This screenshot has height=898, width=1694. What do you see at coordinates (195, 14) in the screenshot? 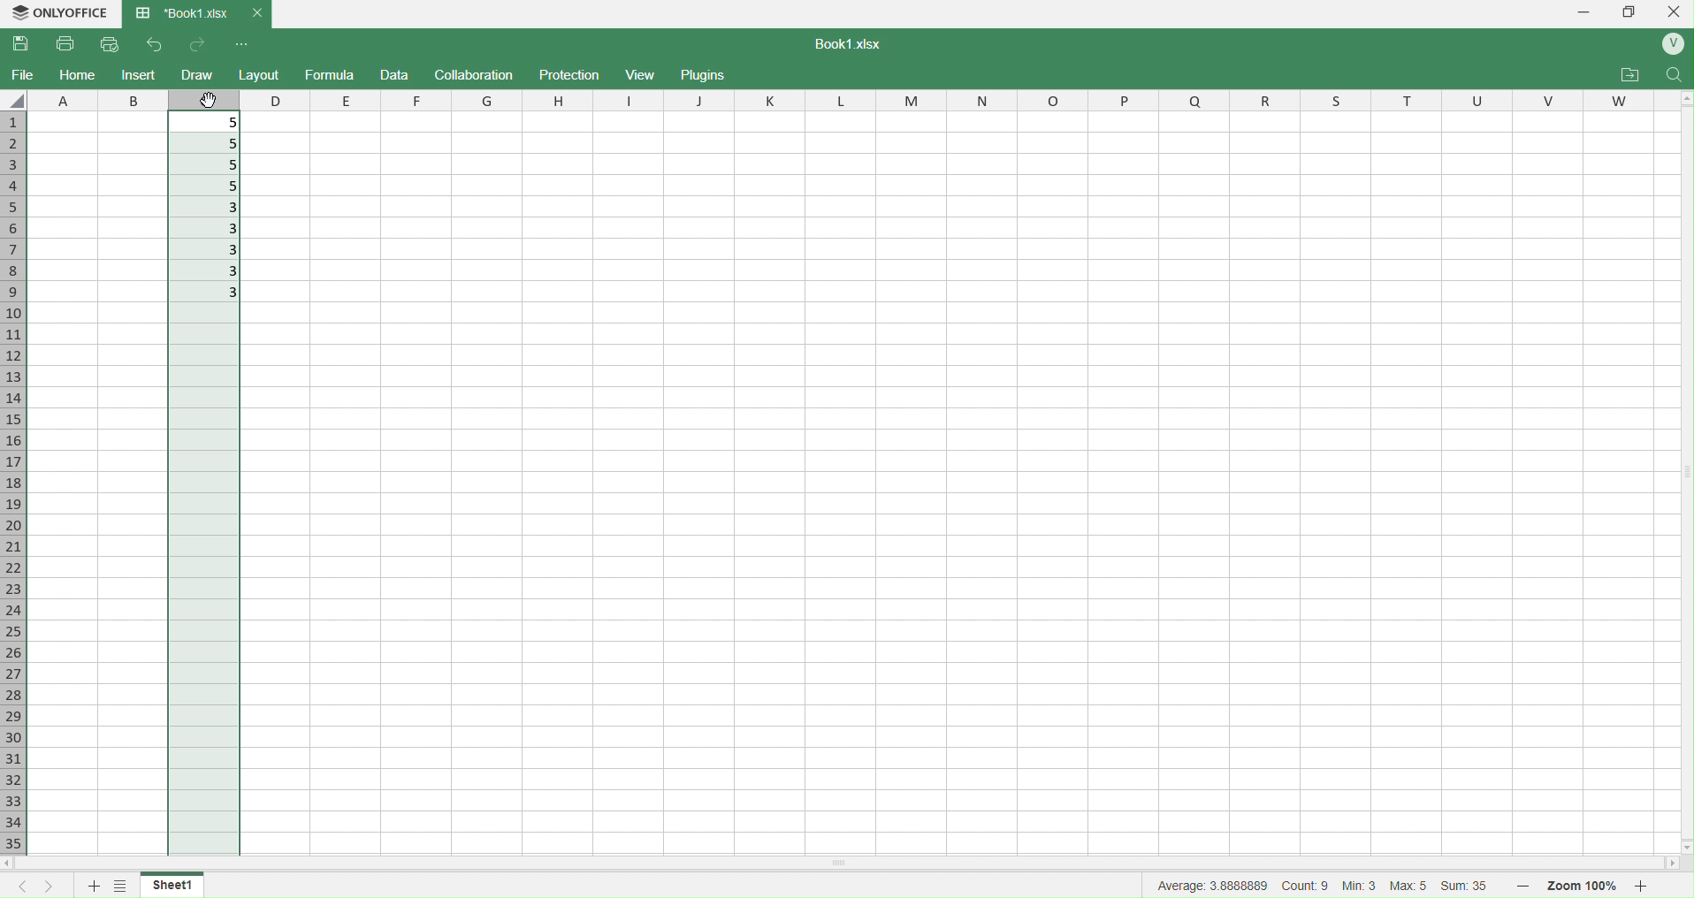
I see `Book` at bounding box center [195, 14].